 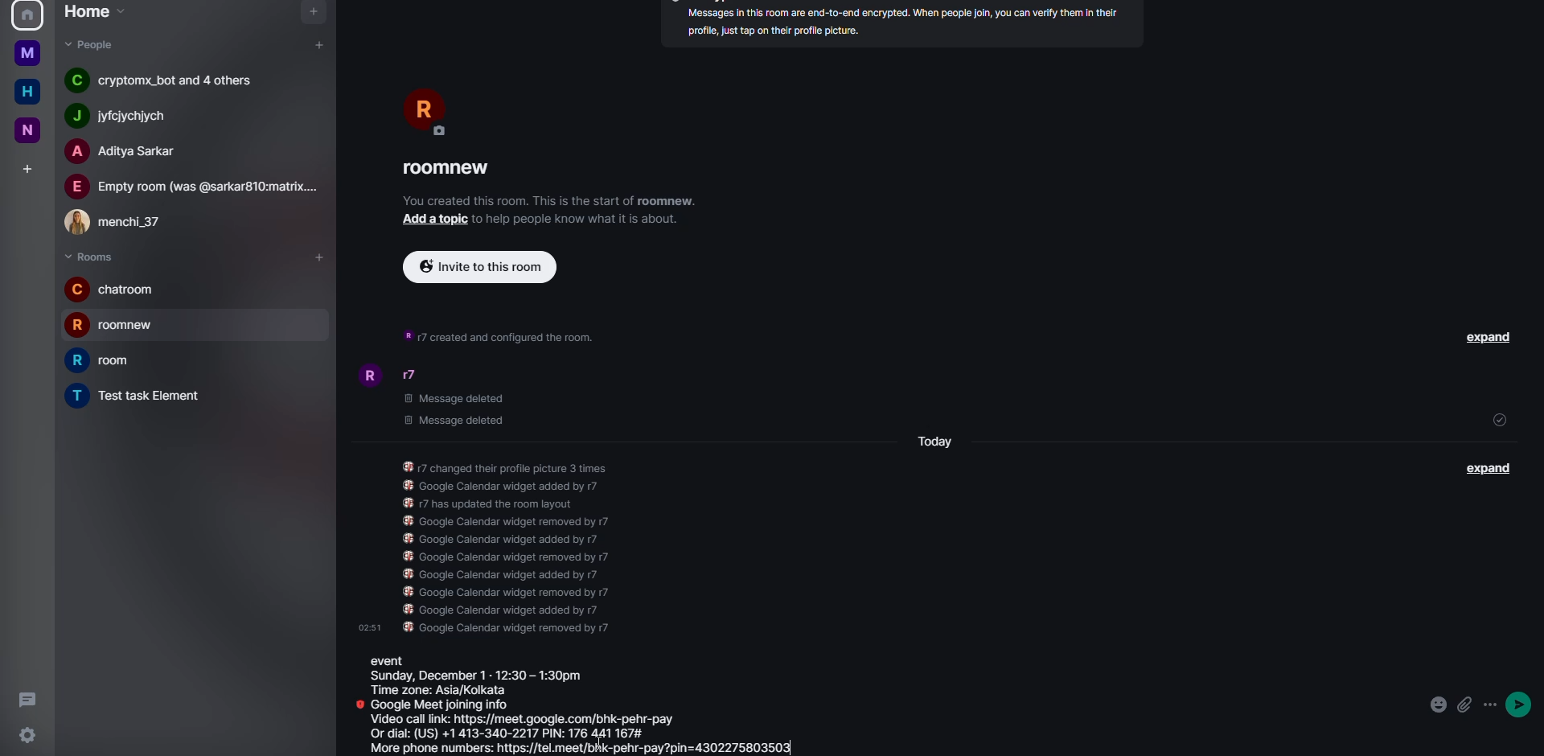 What do you see at coordinates (142, 395) in the screenshot?
I see `room` at bounding box center [142, 395].